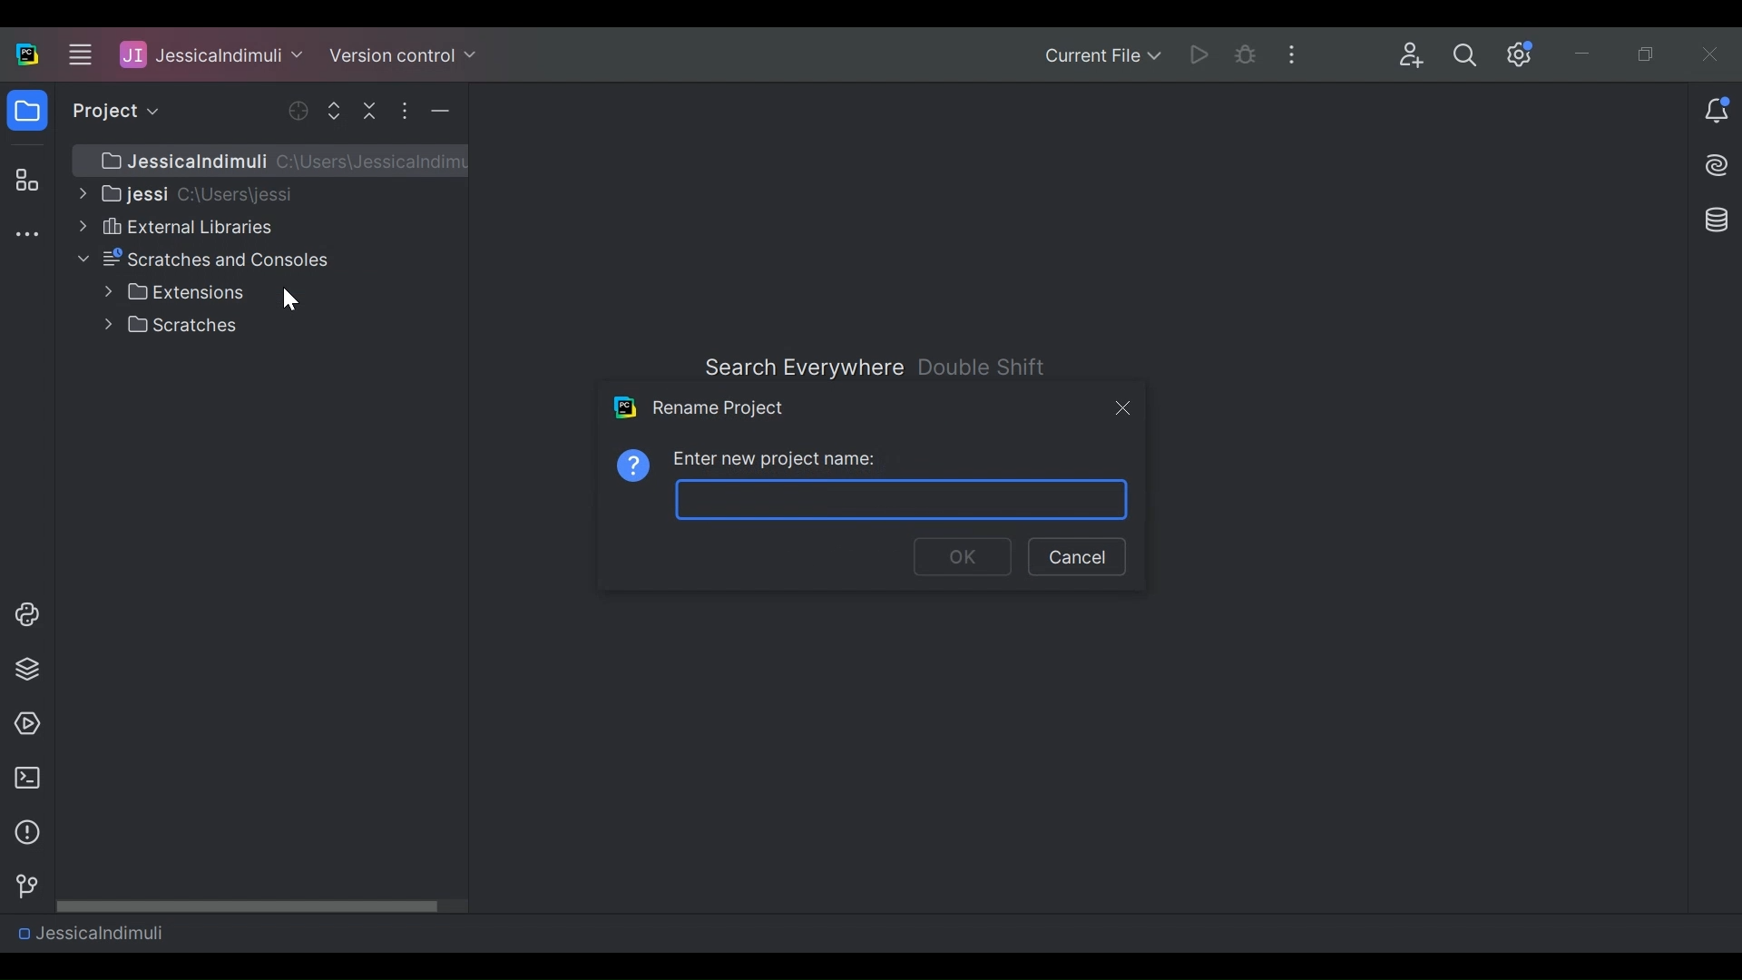 The height and width of the screenshot is (980, 1742). Describe the element at coordinates (174, 292) in the screenshot. I see `Extensions` at that location.